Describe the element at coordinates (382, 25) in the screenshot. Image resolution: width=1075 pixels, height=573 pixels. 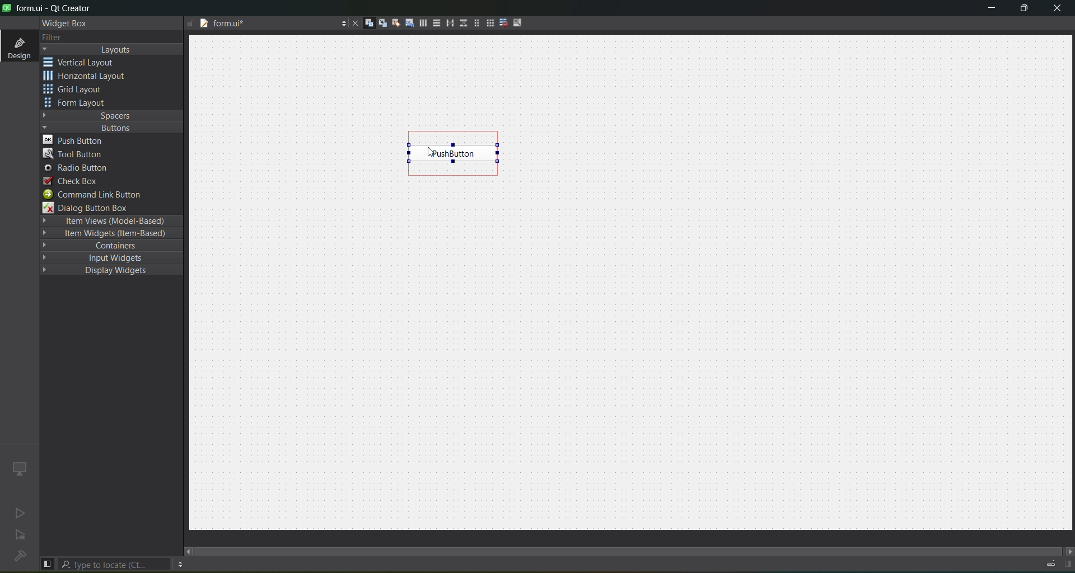
I see `edit signals` at that location.